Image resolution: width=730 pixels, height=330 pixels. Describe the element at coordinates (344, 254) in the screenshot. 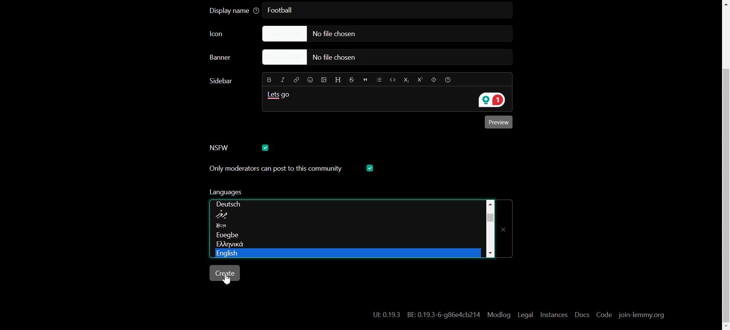

I see `Language` at that location.